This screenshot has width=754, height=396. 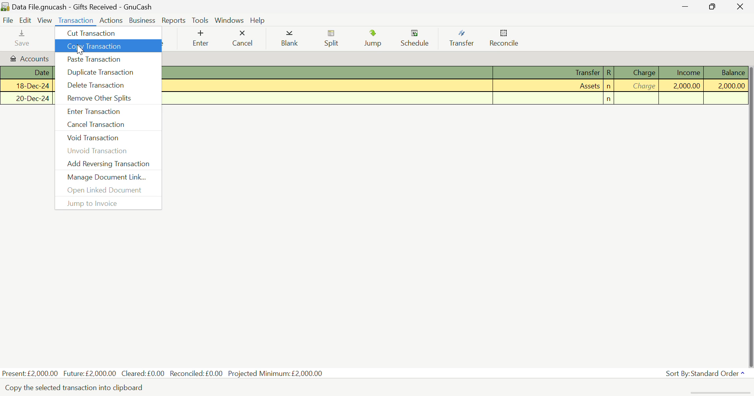 What do you see at coordinates (109, 33) in the screenshot?
I see `Cut Transaction` at bounding box center [109, 33].